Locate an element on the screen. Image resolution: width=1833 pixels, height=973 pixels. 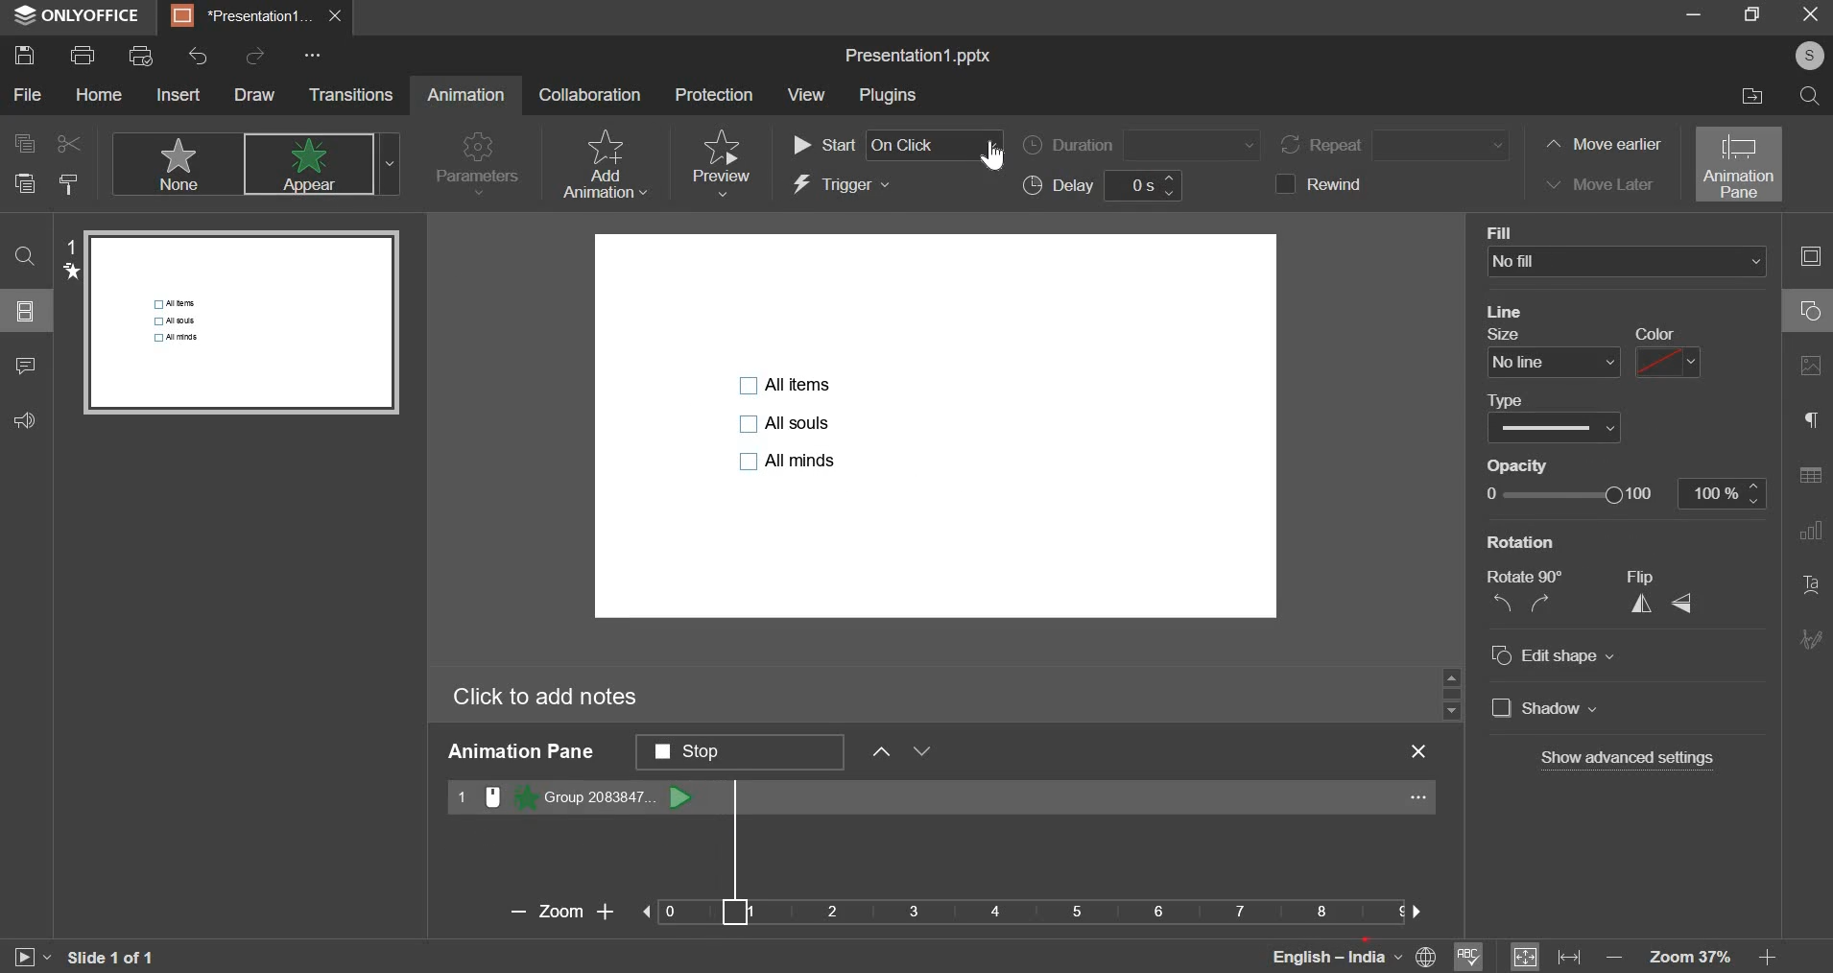
plugins is located at coordinates (886, 96).